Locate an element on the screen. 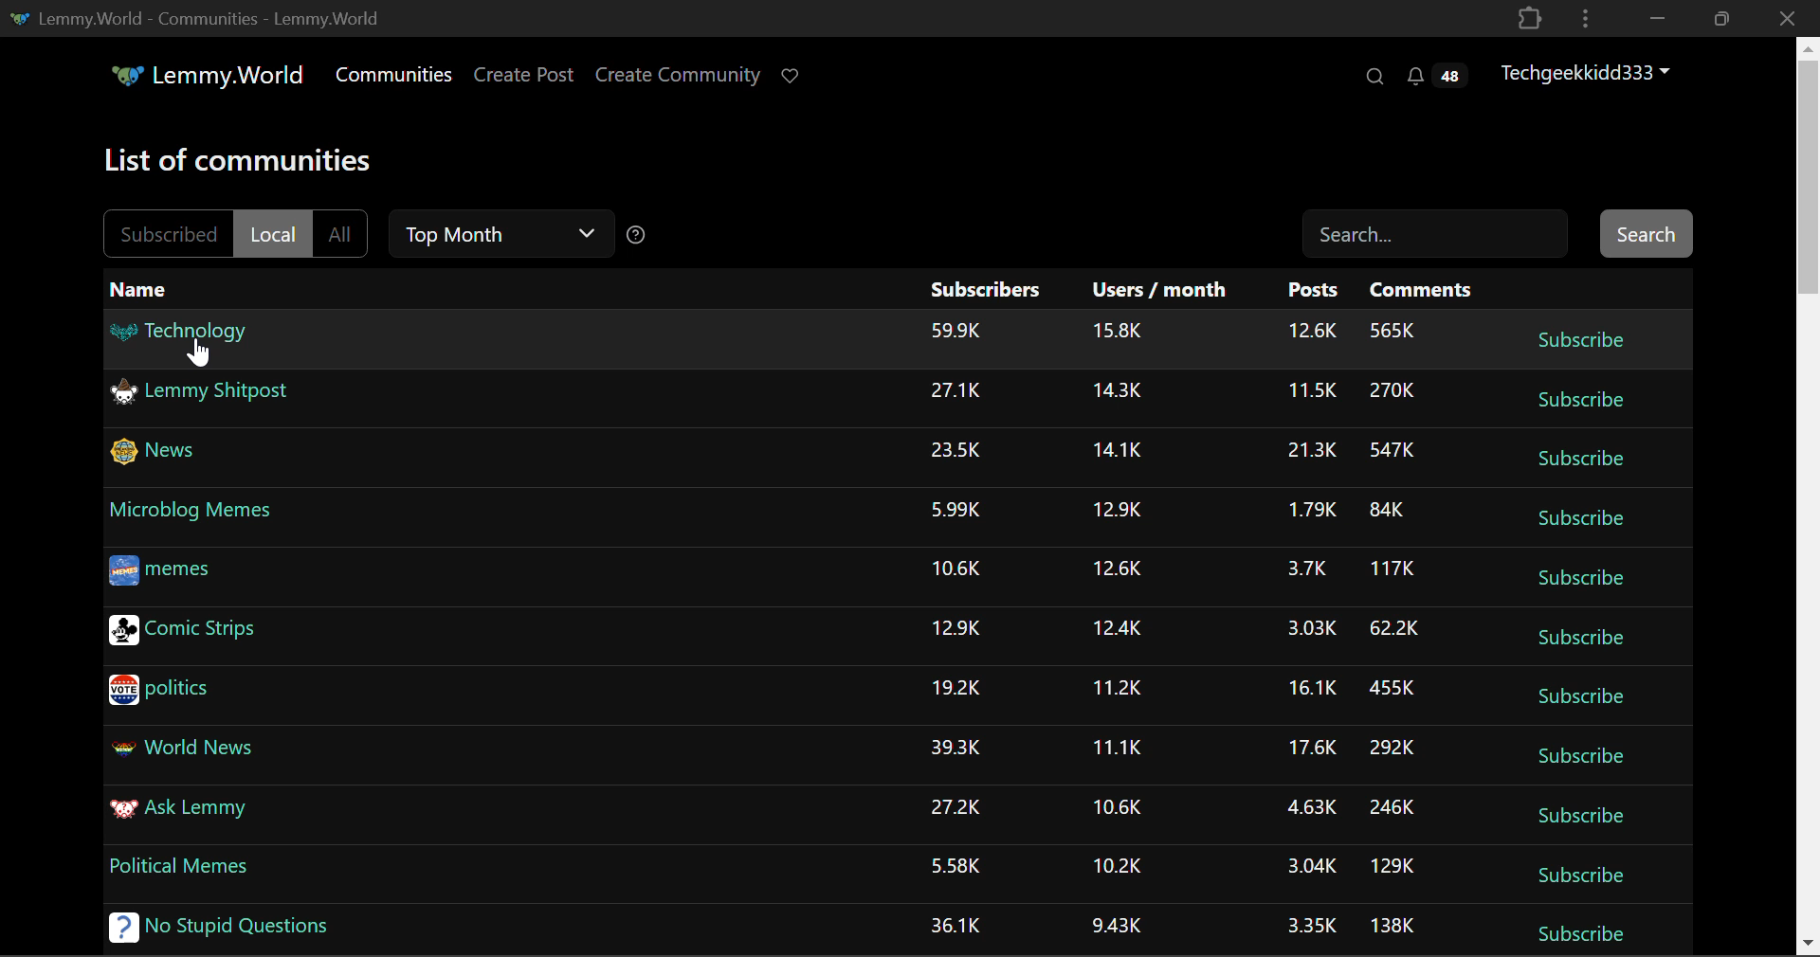 The height and width of the screenshot is (957, 1820). Amount  is located at coordinates (1121, 929).